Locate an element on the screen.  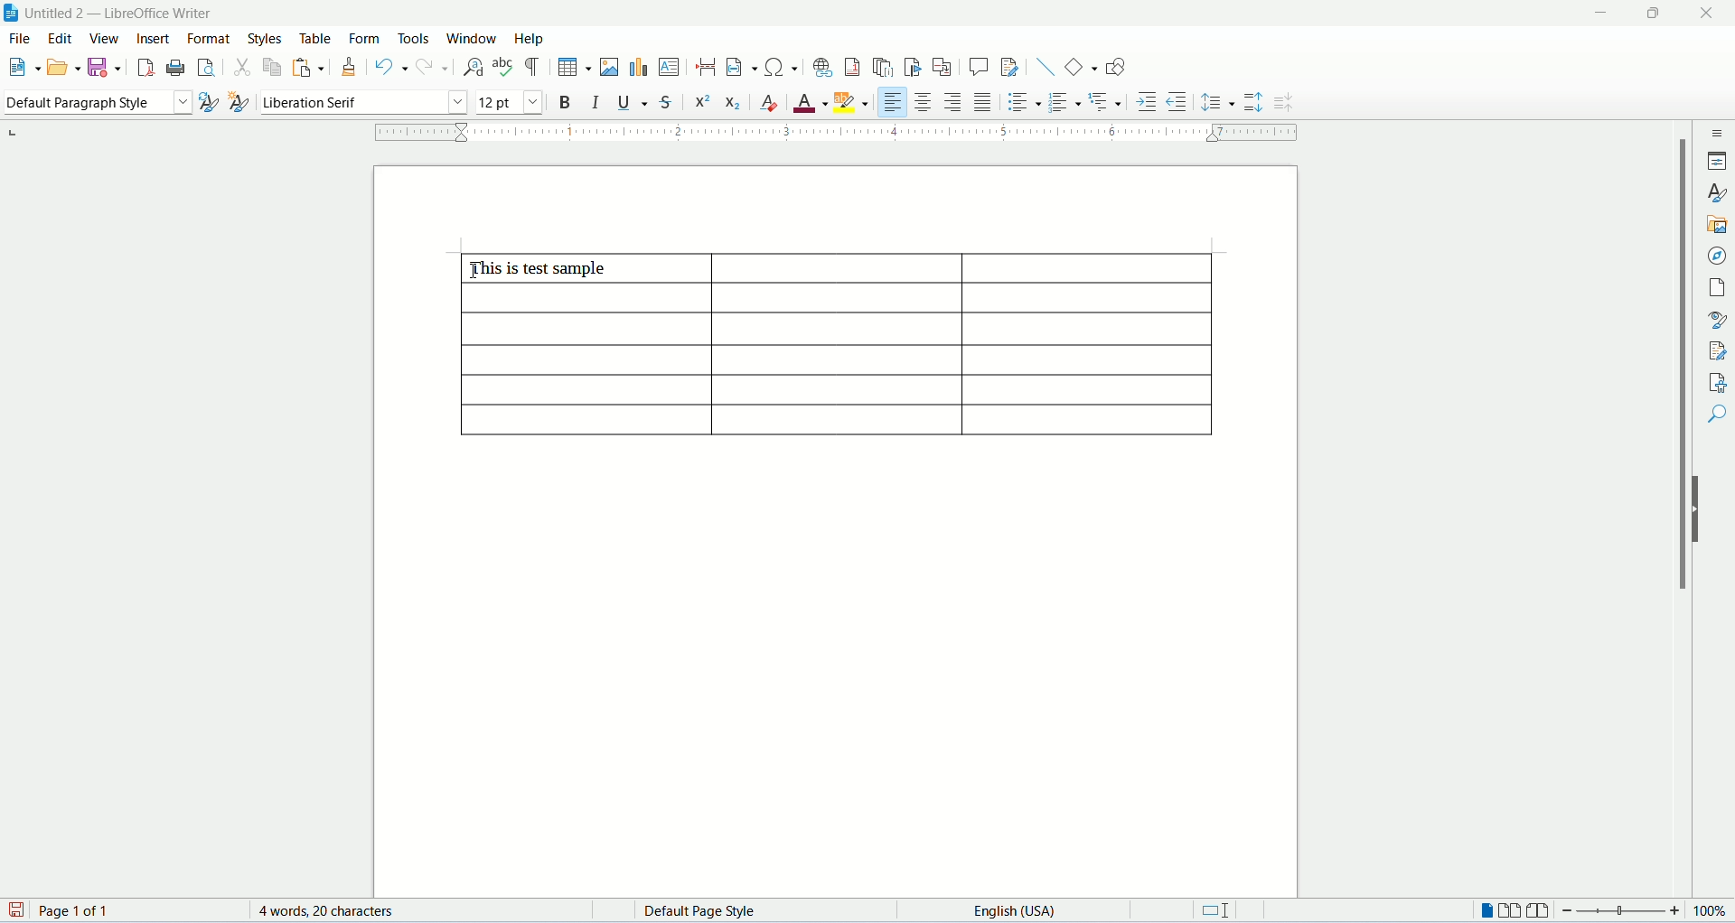
insert bookmark is located at coordinates (914, 64).